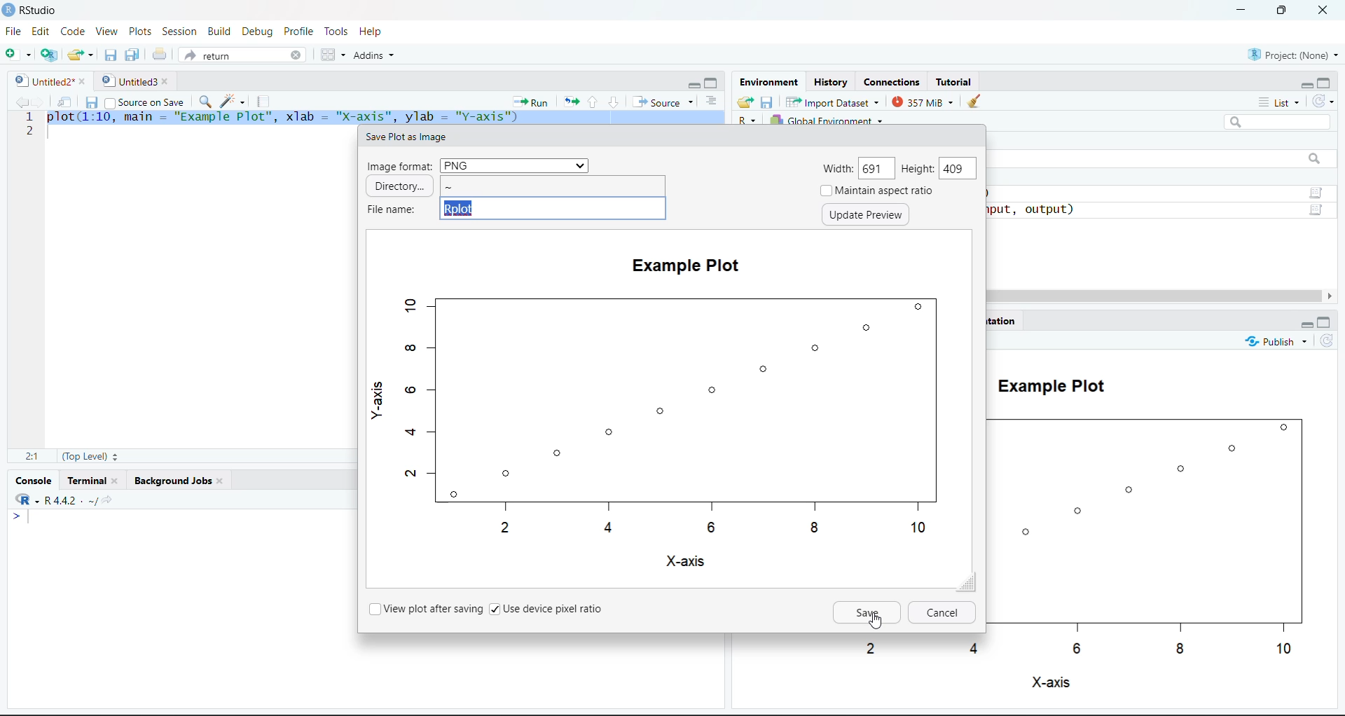  I want to click on Use device pixel ratio, so click(550, 608).